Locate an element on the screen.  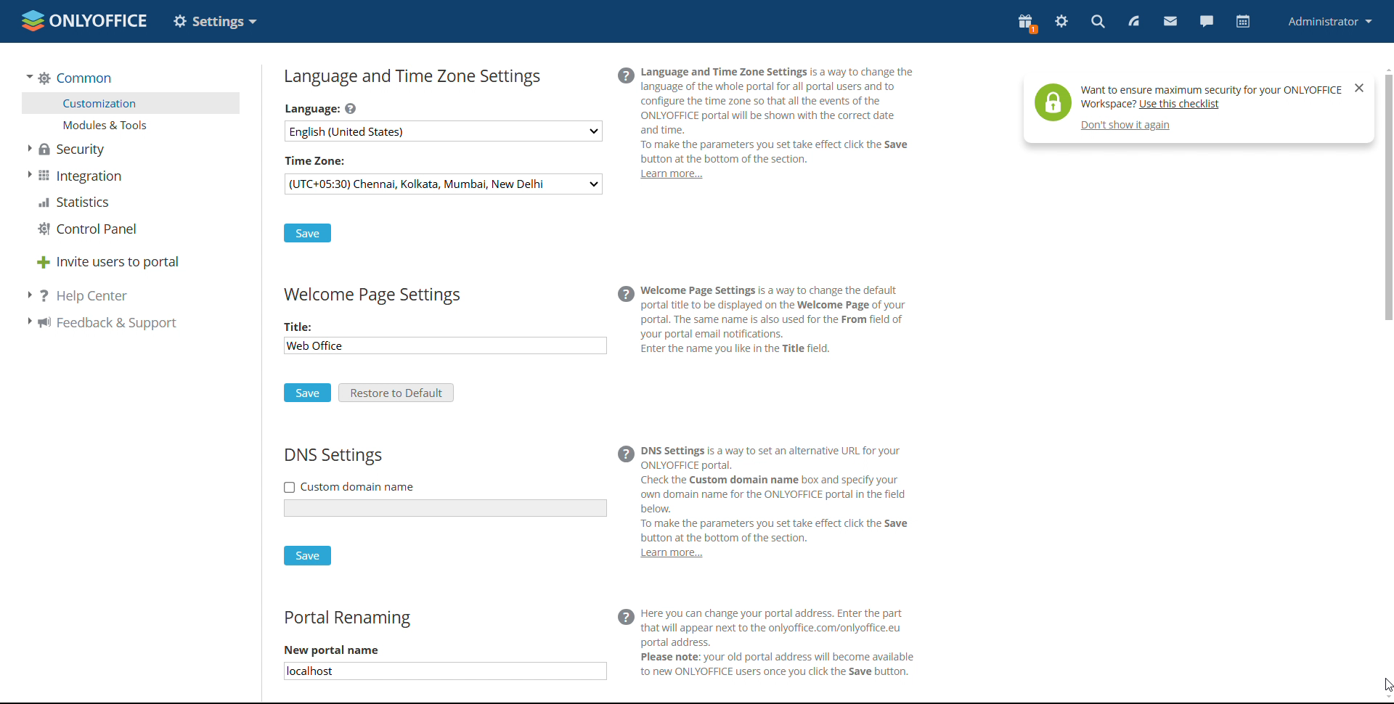
invite users to portal is located at coordinates (108, 261).